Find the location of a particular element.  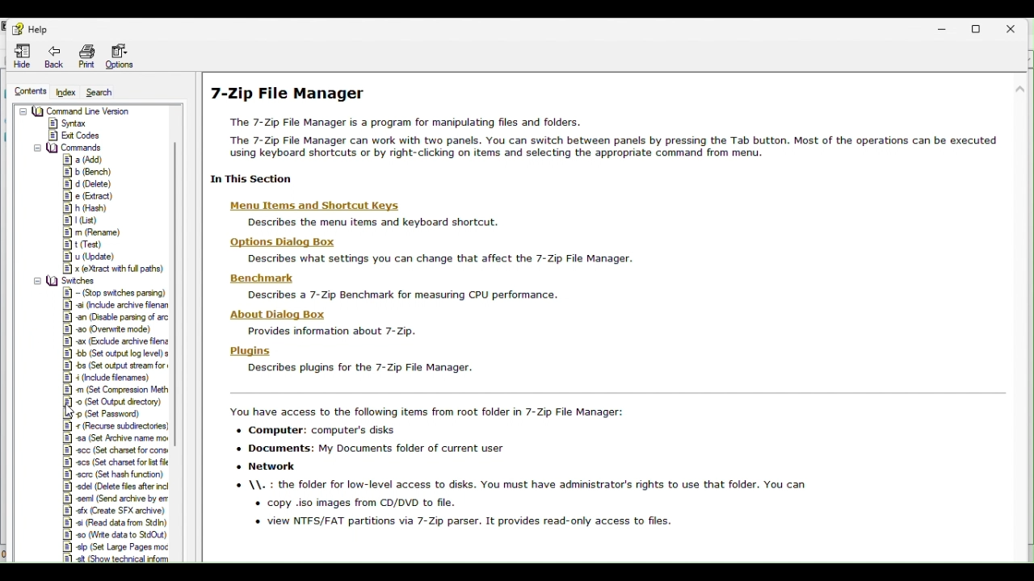

Set compression method is located at coordinates (116, 391).